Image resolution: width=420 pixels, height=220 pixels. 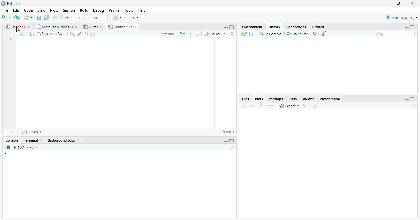 What do you see at coordinates (92, 26) in the screenshot?
I see `2Rmd` at bounding box center [92, 26].